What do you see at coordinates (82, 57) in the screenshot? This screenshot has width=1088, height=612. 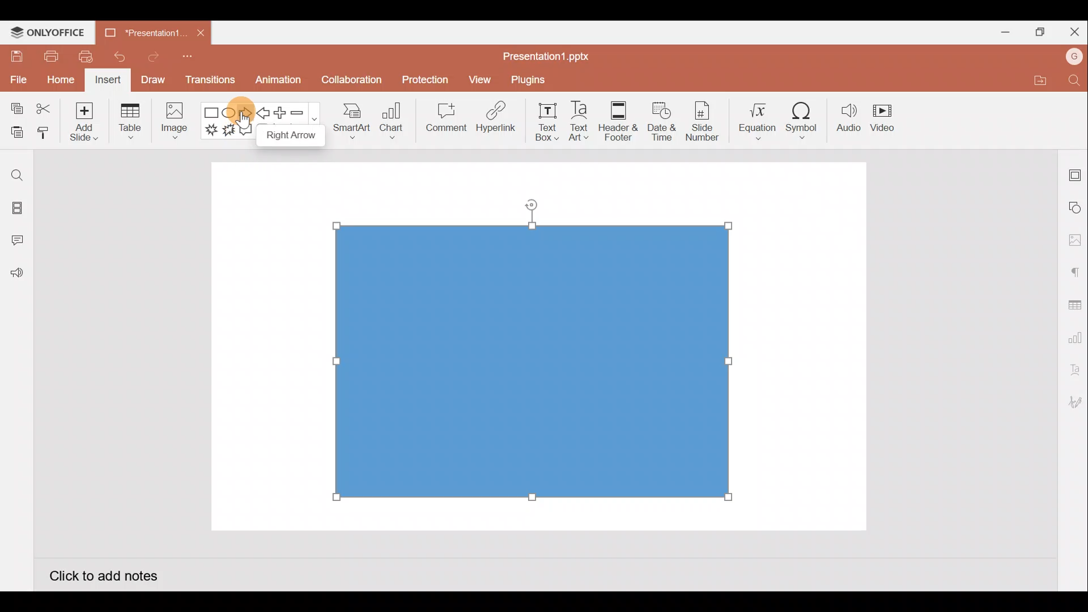 I see `Quick print` at bounding box center [82, 57].